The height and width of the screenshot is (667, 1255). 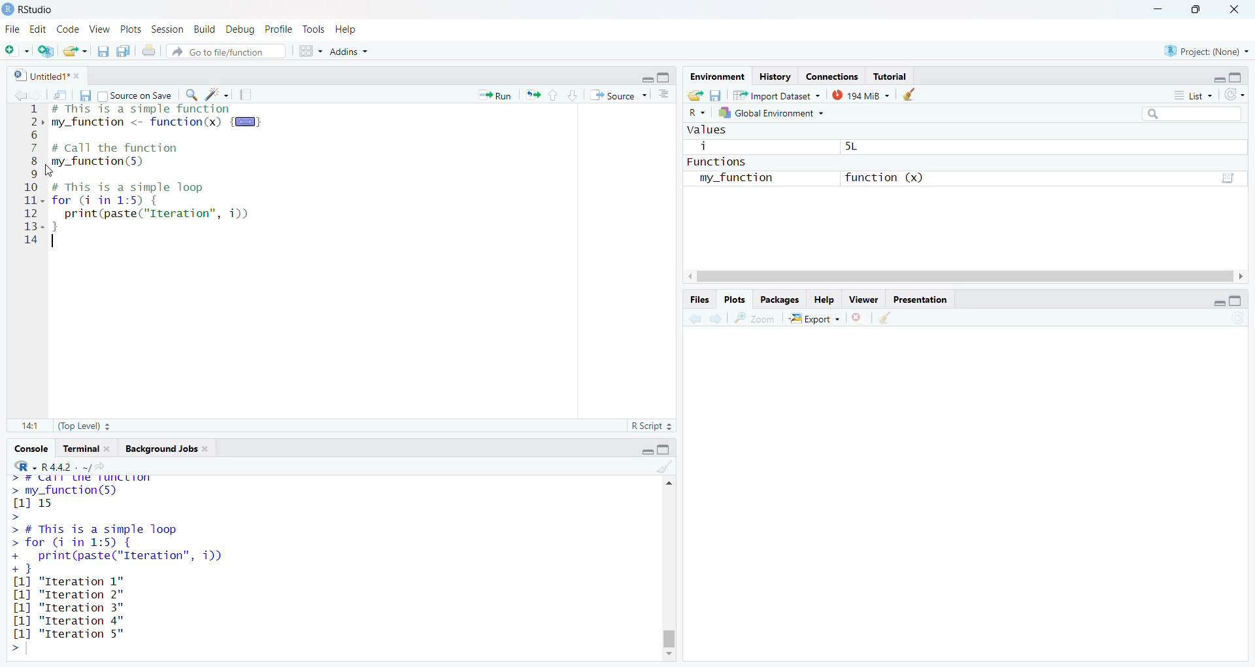 I want to click on language select, so click(x=19, y=466).